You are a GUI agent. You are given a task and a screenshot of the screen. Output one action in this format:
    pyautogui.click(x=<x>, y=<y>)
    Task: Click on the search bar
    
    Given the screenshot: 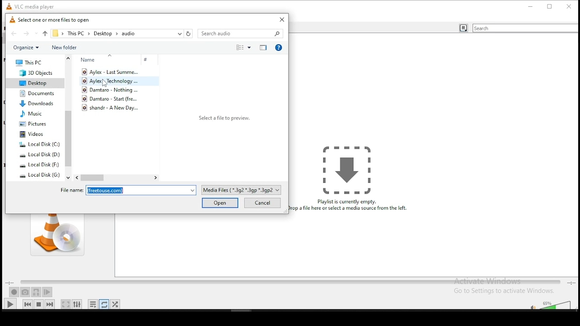 What is the action you would take?
    pyautogui.click(x=525, y=28)
    